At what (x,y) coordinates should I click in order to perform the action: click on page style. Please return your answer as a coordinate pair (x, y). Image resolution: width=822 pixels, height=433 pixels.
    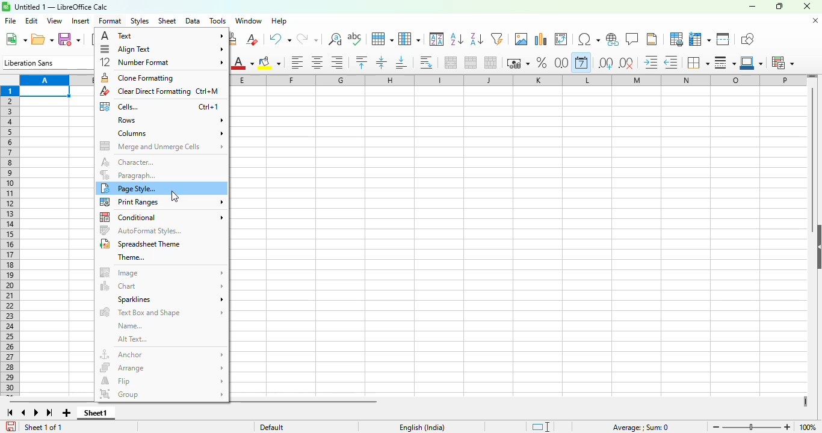
    Looking at the image, I should click on (131, 188).